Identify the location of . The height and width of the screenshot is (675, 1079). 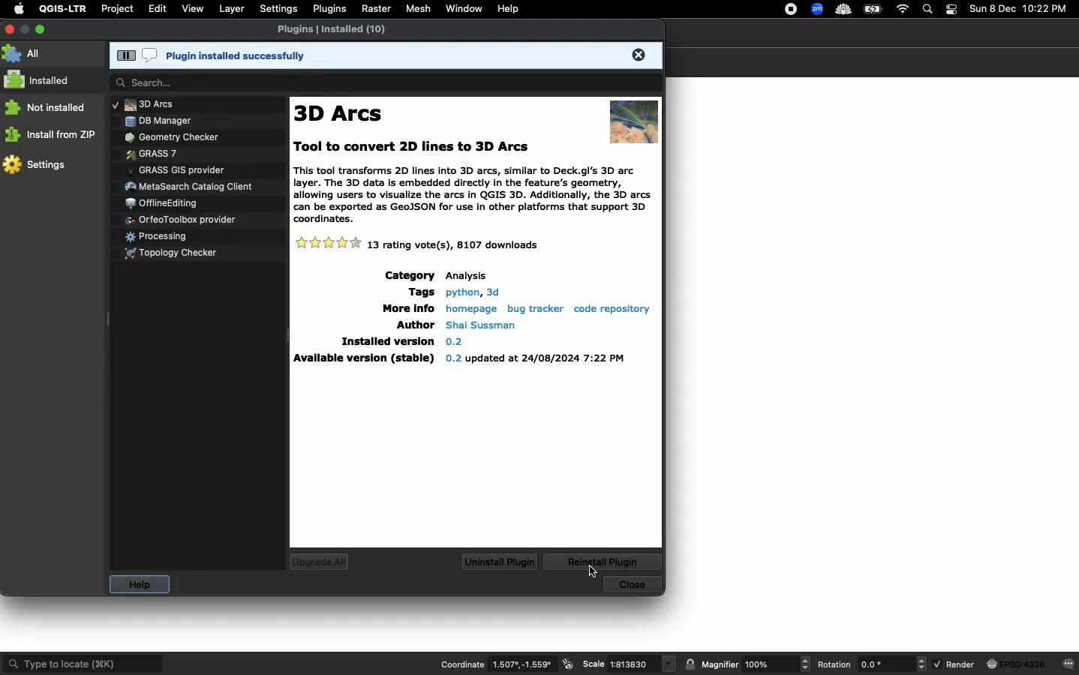
(491, 291).